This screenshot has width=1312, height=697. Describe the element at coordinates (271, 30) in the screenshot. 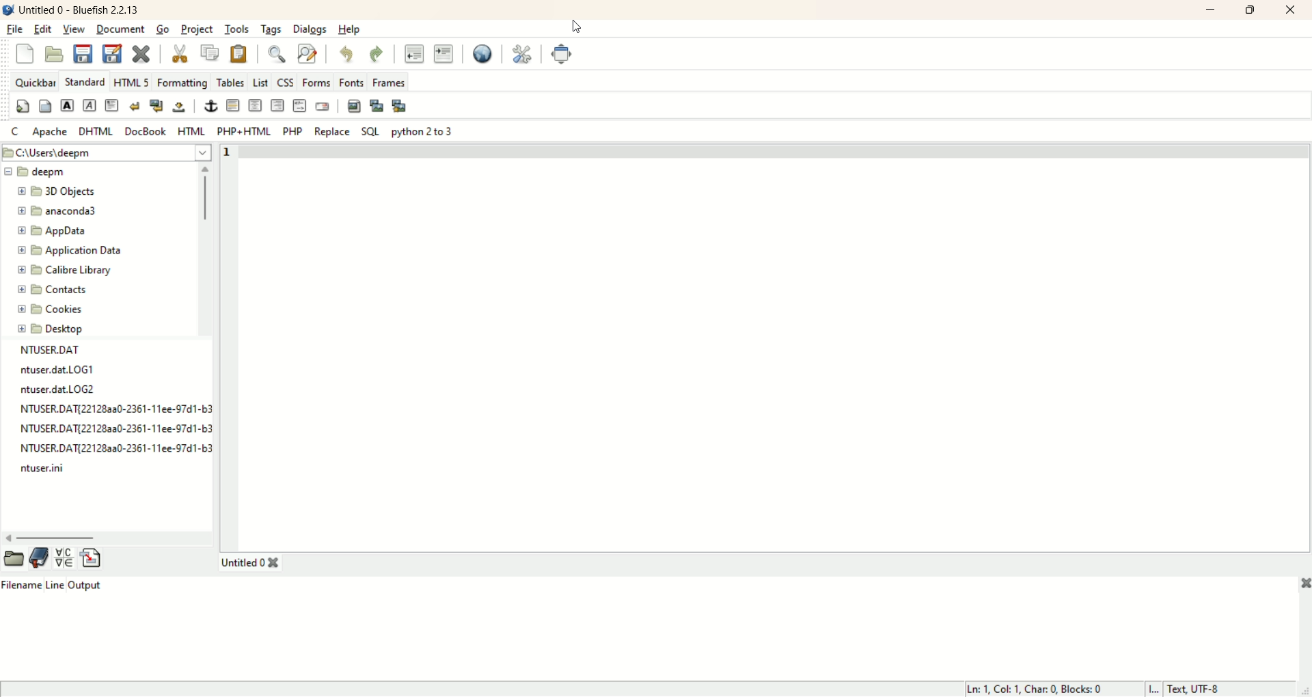

I see `tags` at that location.